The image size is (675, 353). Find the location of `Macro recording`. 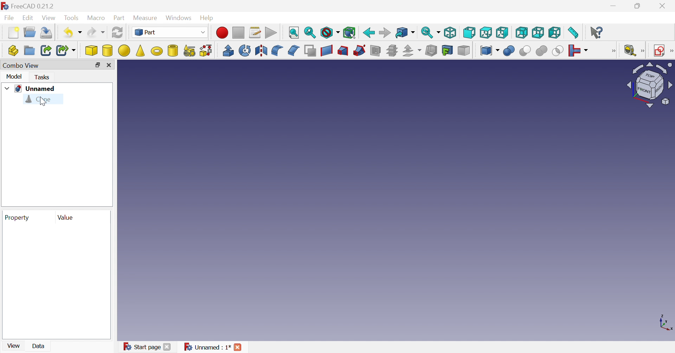

Macro recording is located at coordinates (222, 33).